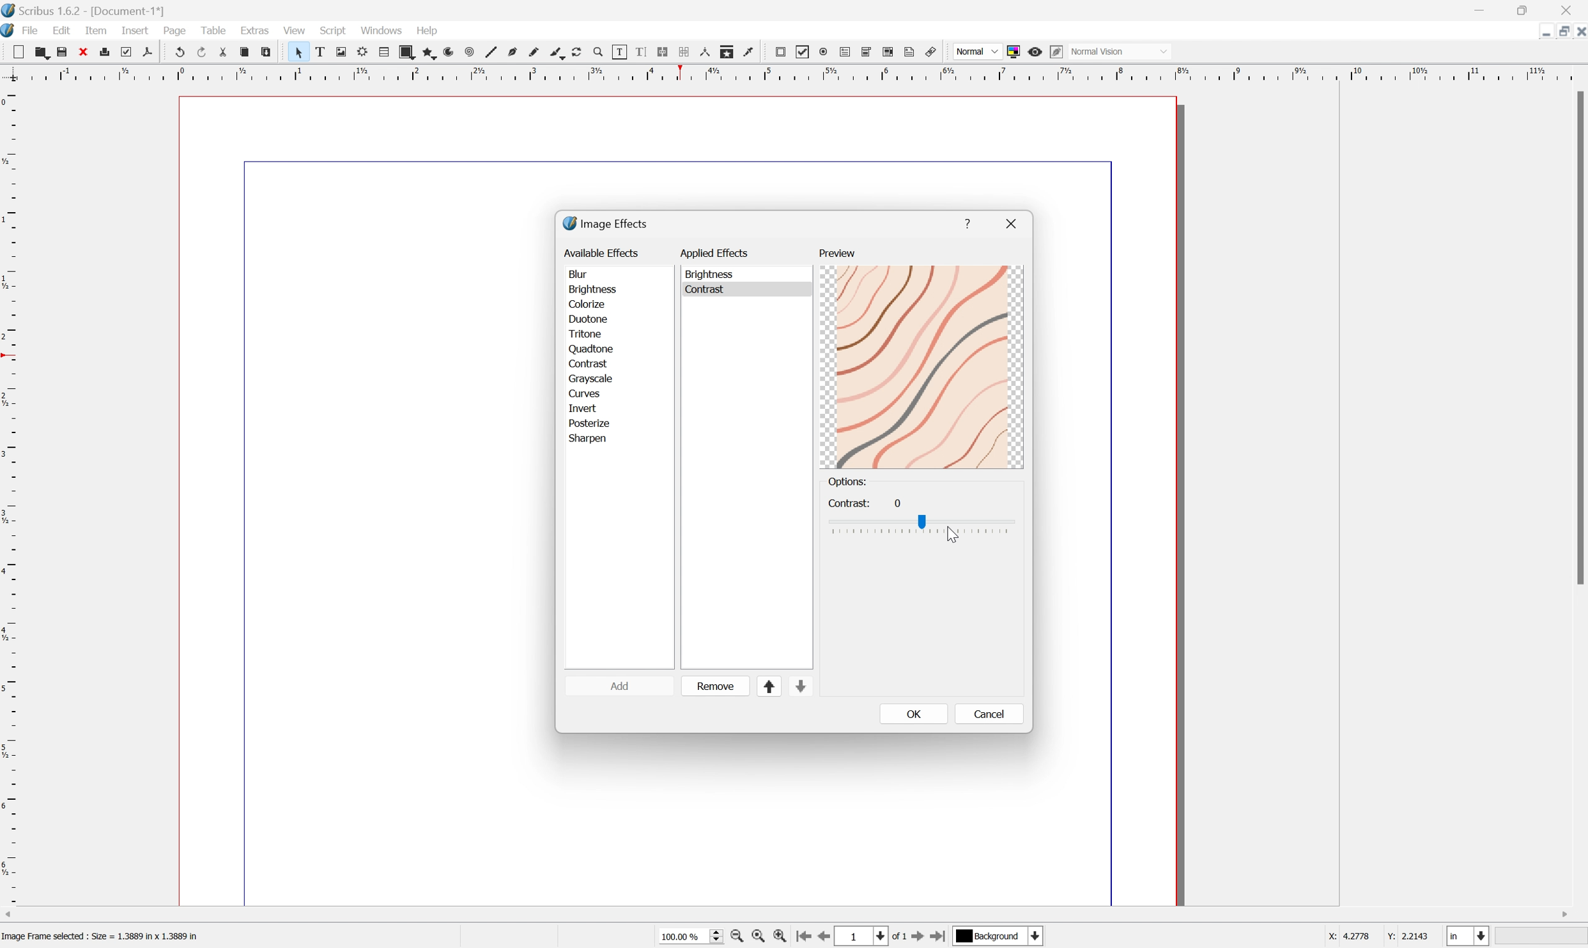 The height and width of the screenshot is (948, 1588). I want to click on Preflight verifier, so click(127, 51).